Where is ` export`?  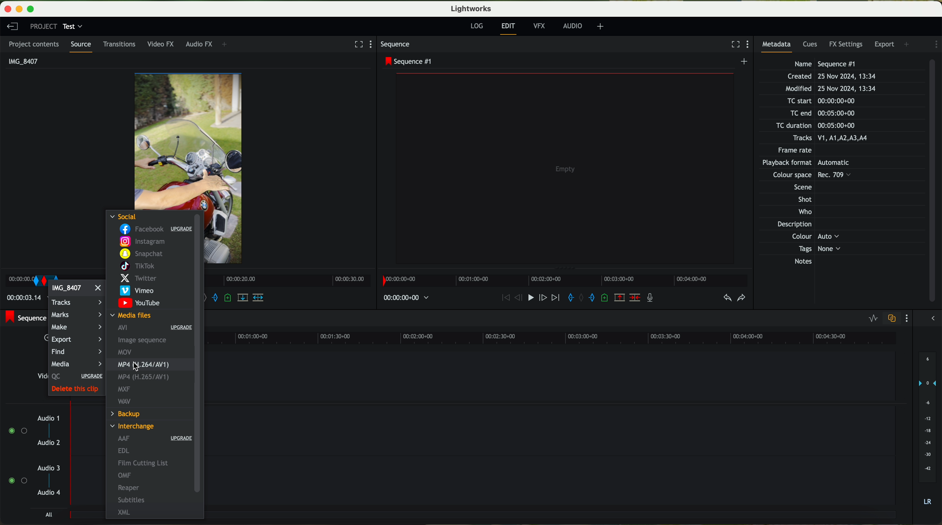  export is located at coordinates (71, 341).